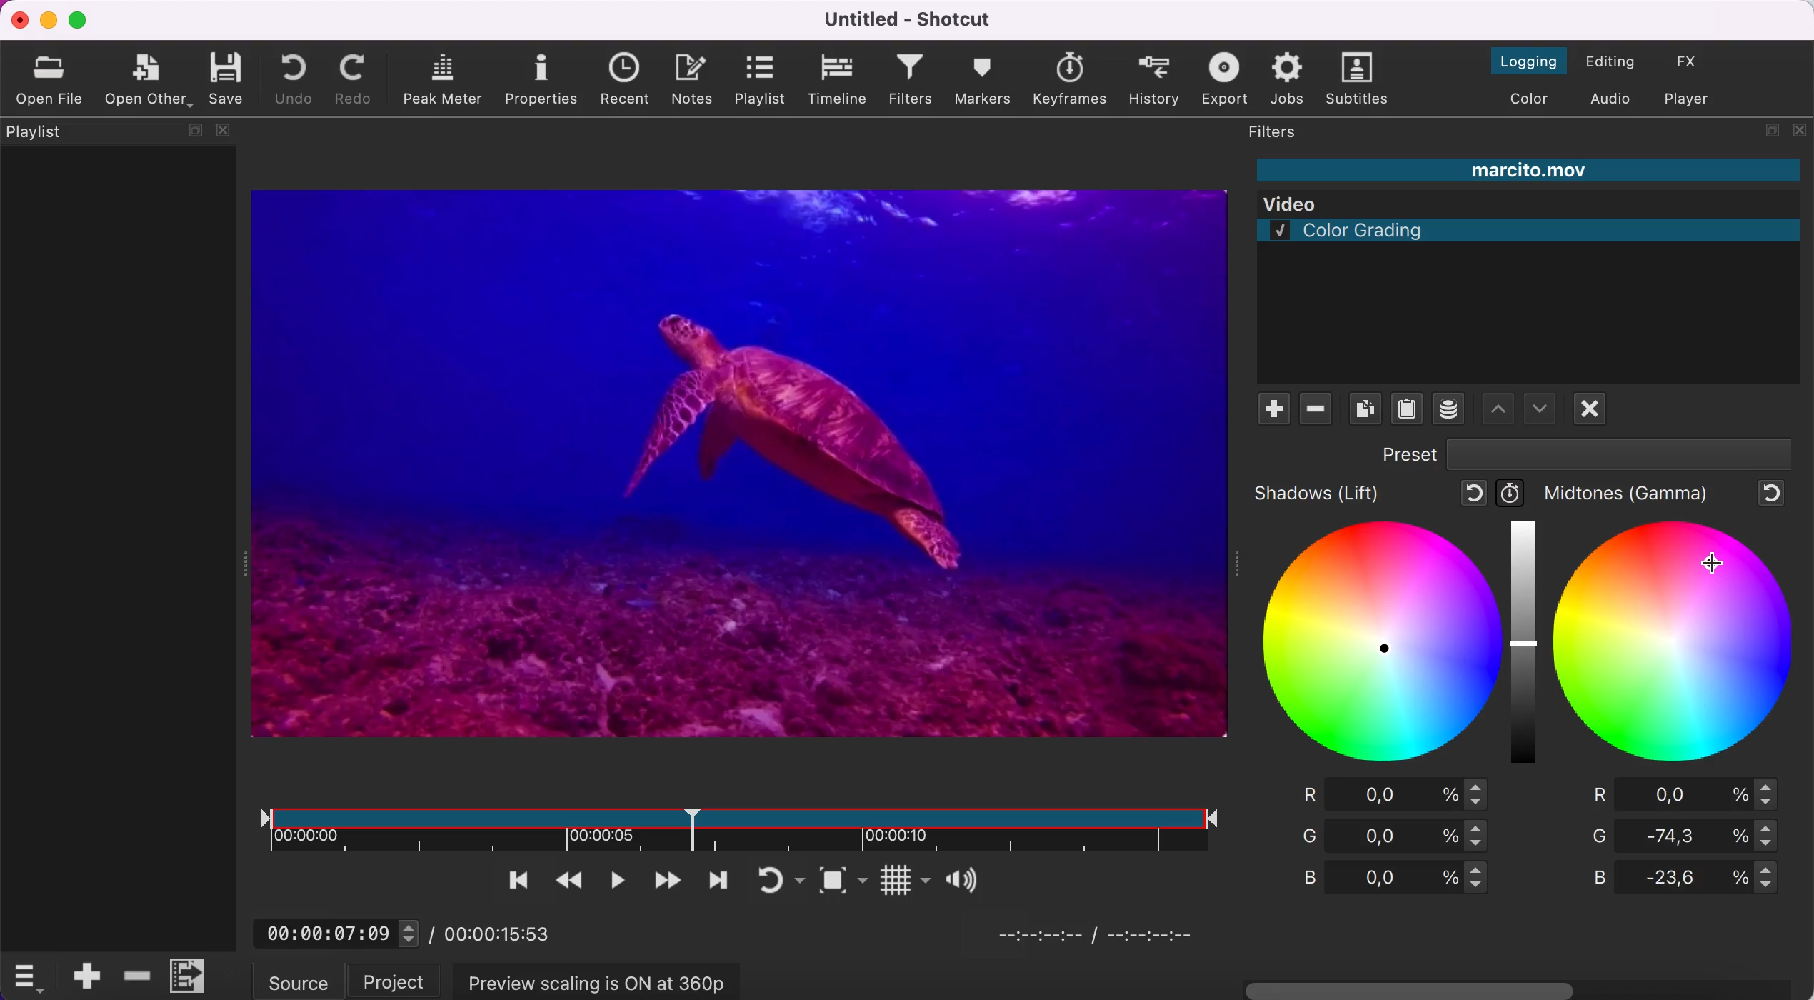 This screenshot has height=1000, width=1814. I want to click on switch to the effect layout, so click(1702, 61).